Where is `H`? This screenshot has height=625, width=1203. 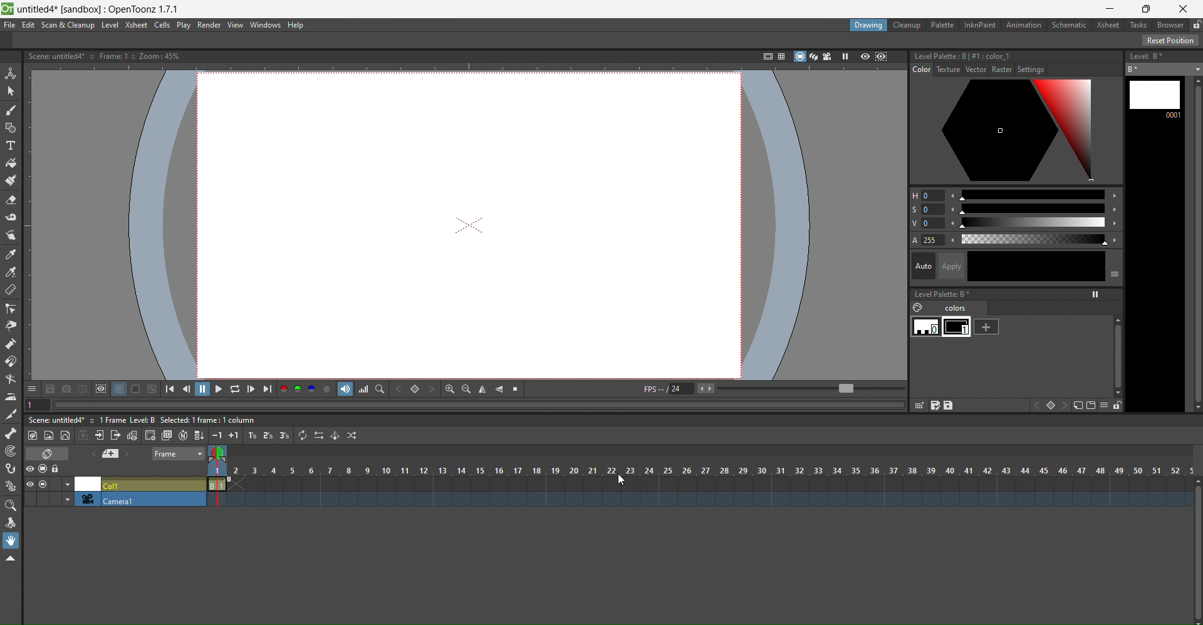 H is located at coordinates (1032, 195).